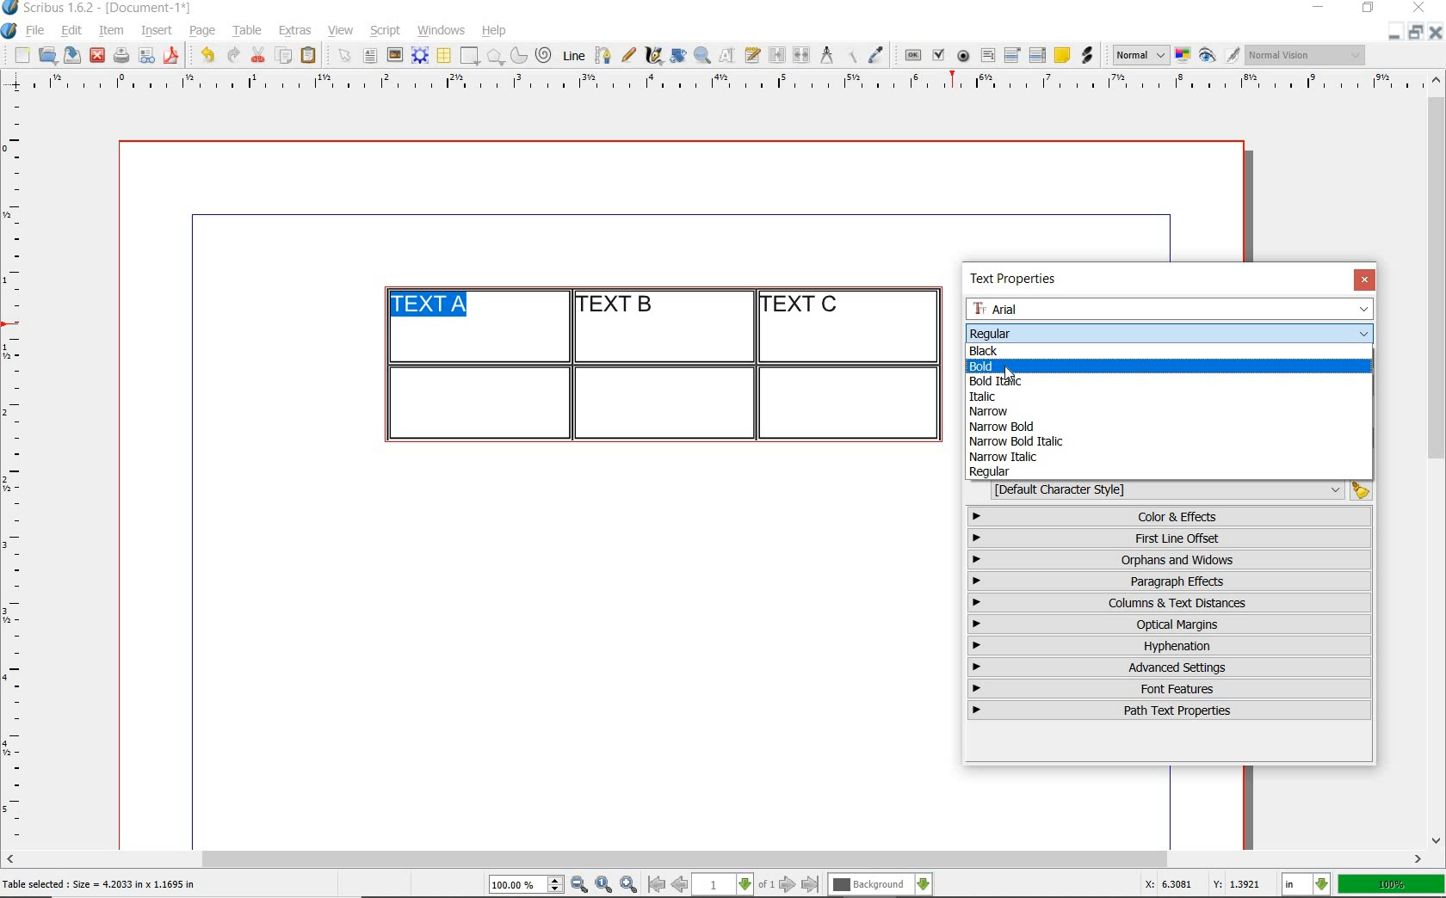 The height and width of the screenshot is (898, 1446). What do you see at coordinates (248, 31) in the screenshot?
I see `table` at bounding box center [248, 31].